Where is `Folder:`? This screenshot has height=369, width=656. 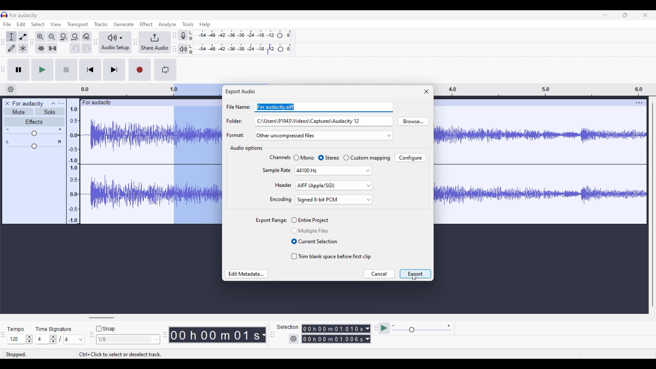 Folder: is located at coordinates (234, 120).